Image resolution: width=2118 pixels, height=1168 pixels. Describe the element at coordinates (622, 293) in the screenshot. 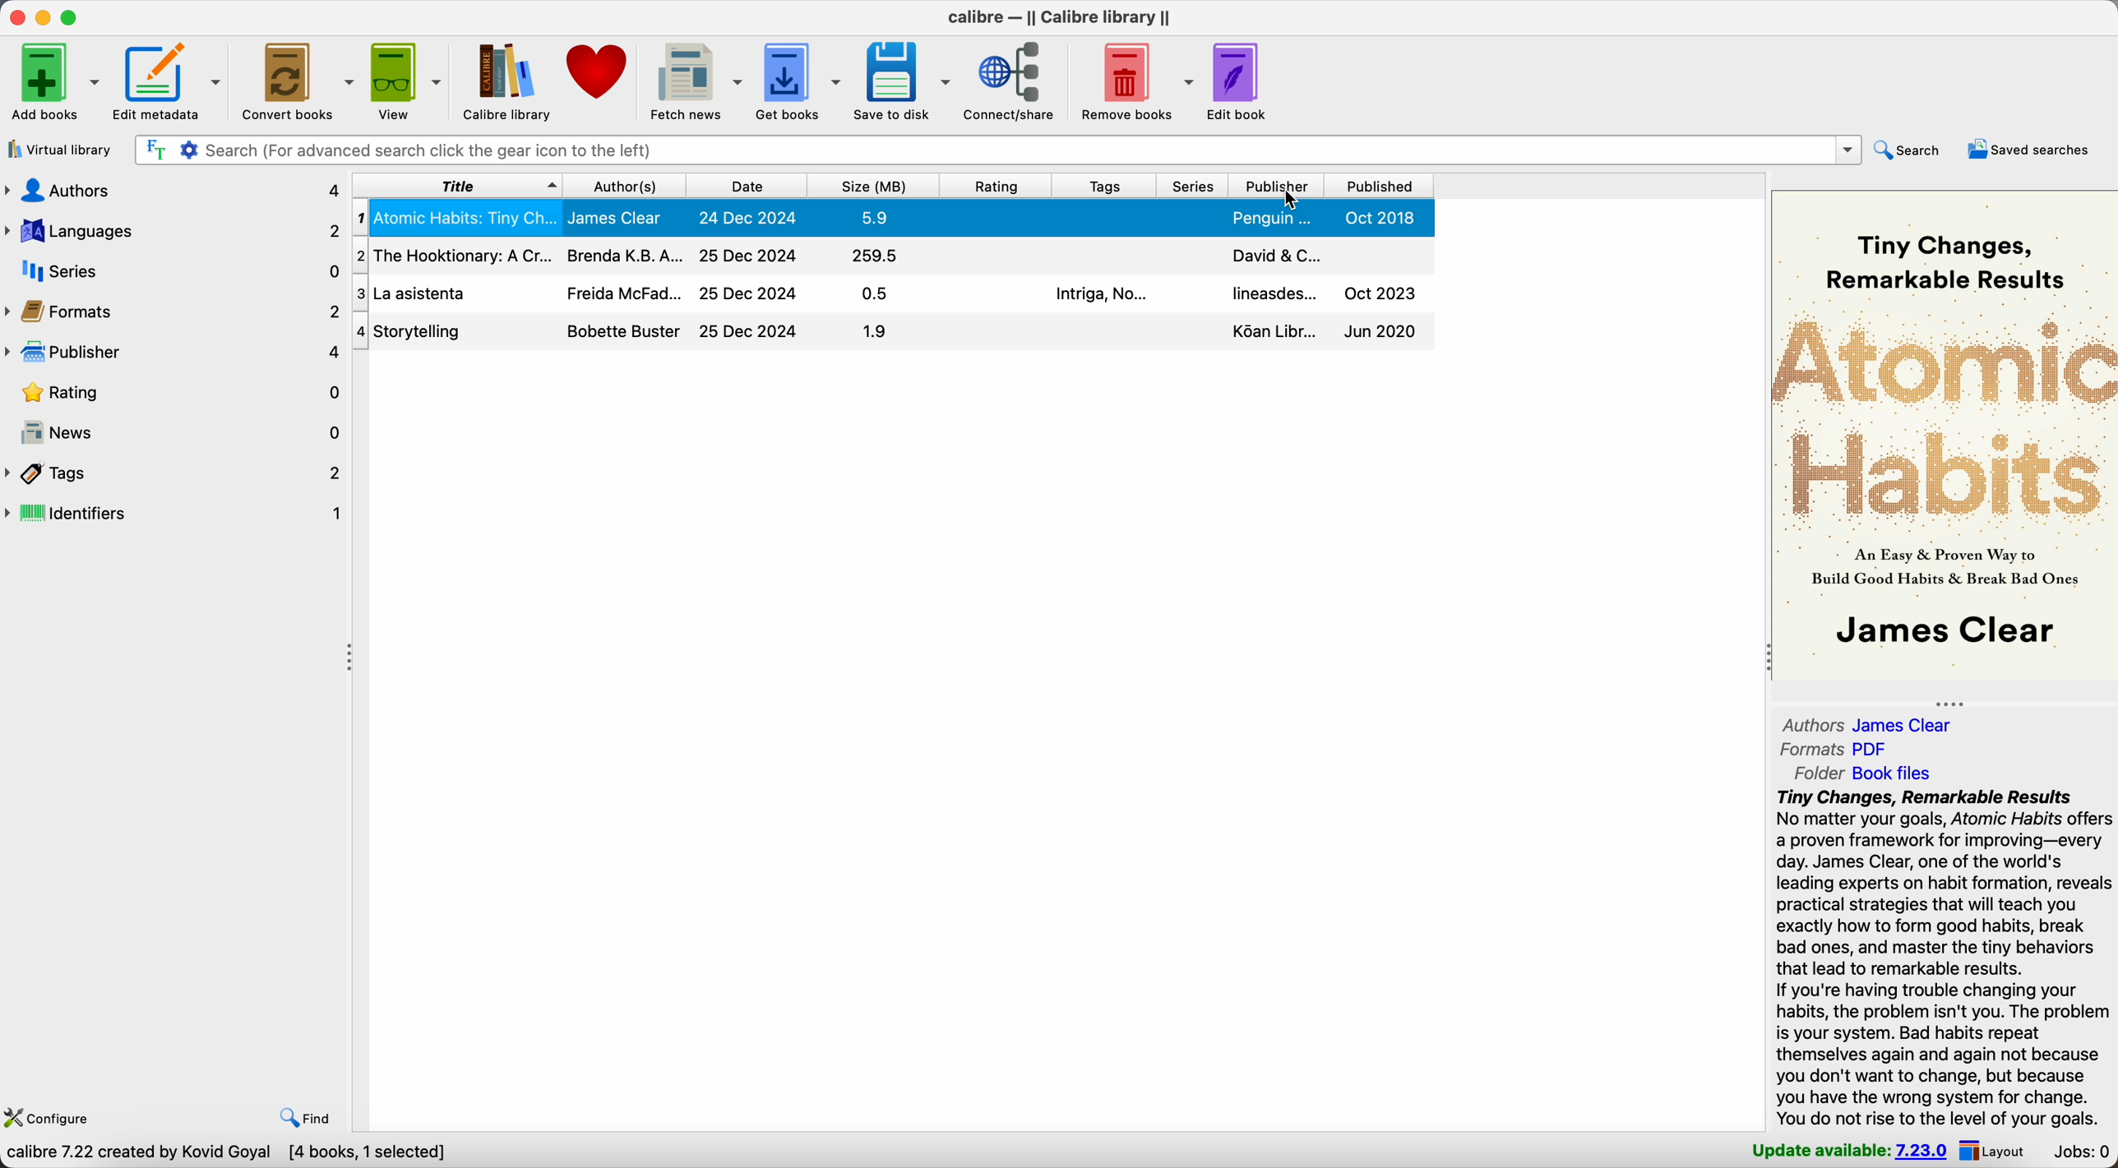

I see `freida McFad...` at that location.